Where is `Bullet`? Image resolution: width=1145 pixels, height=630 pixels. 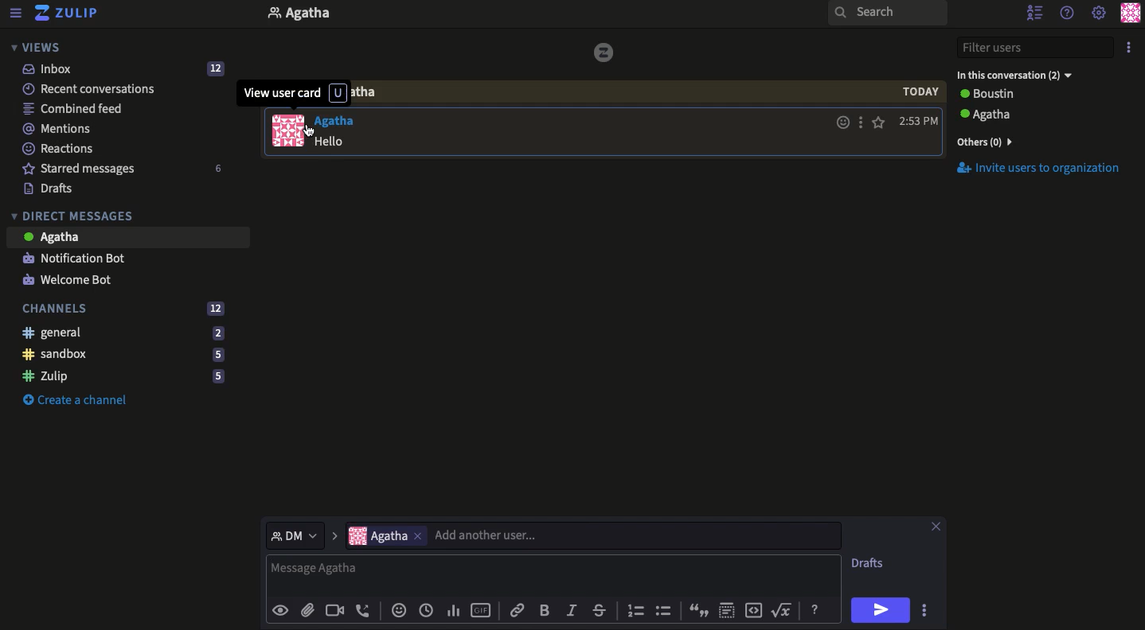 Bullet is located at coordinates (666, 610).